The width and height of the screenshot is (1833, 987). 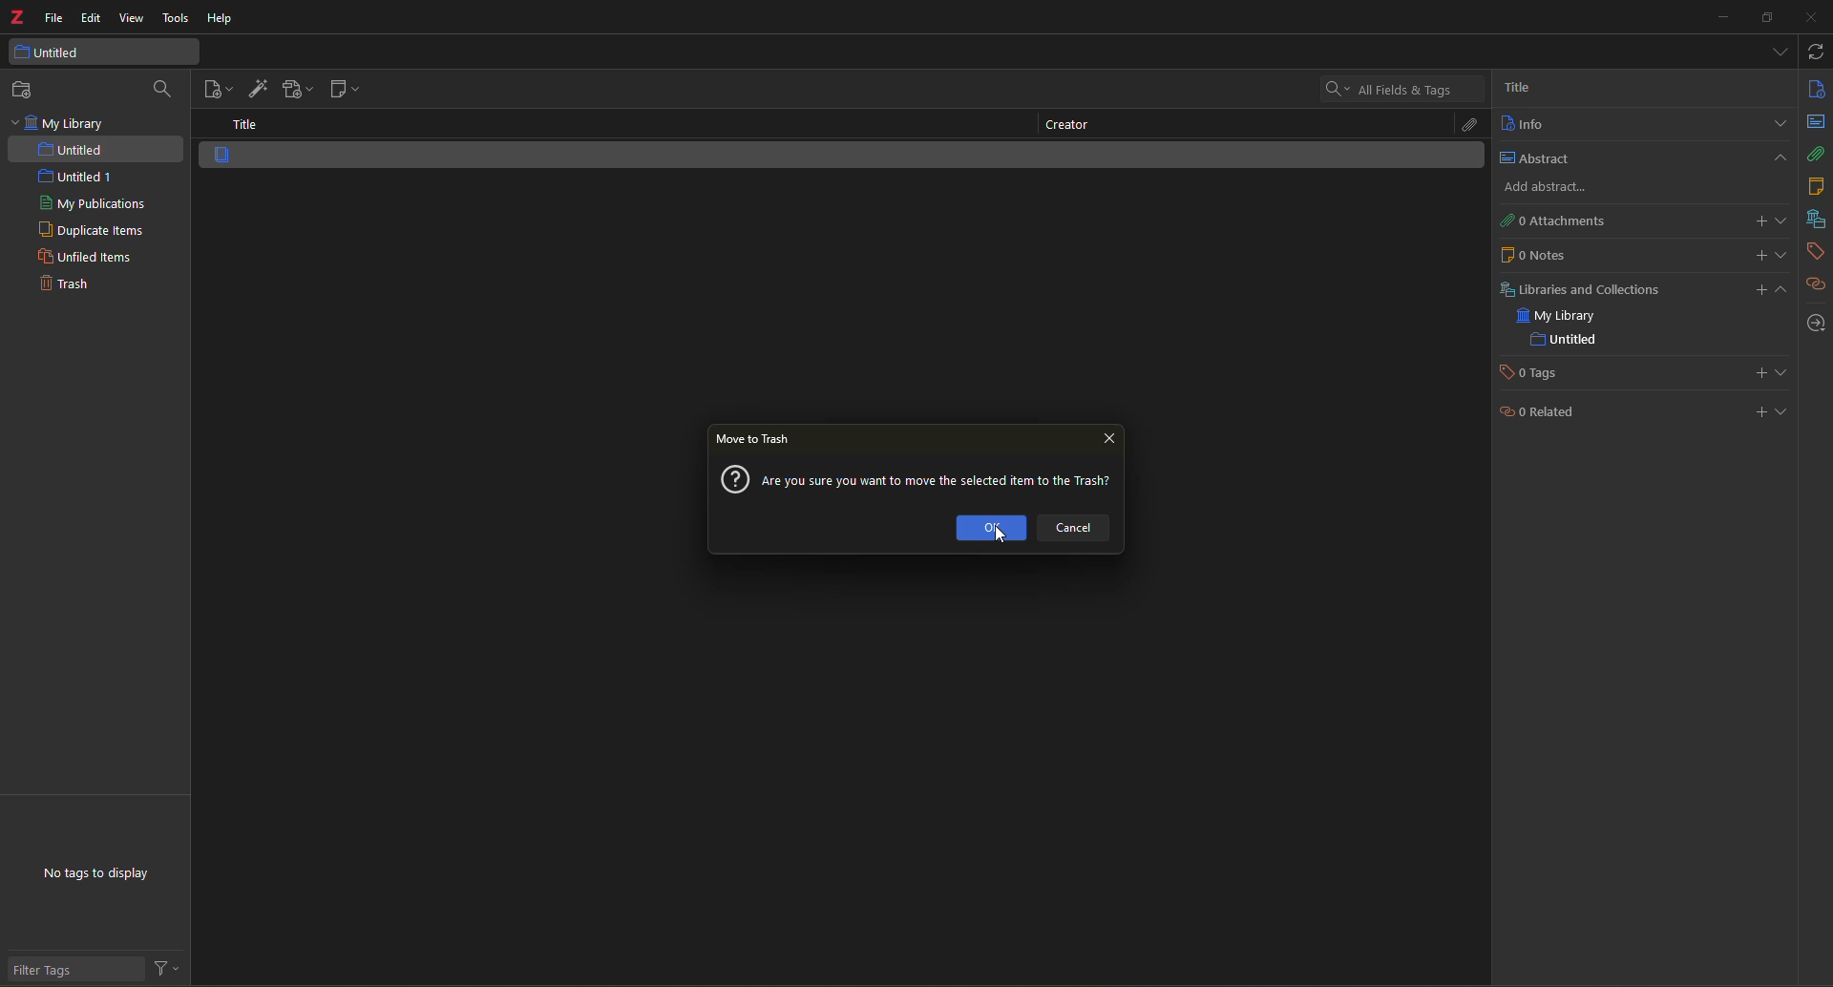 What do you see at coordinates (1538, 415) in the screenshot?
I see `related` at bounding box center [1538, 415].